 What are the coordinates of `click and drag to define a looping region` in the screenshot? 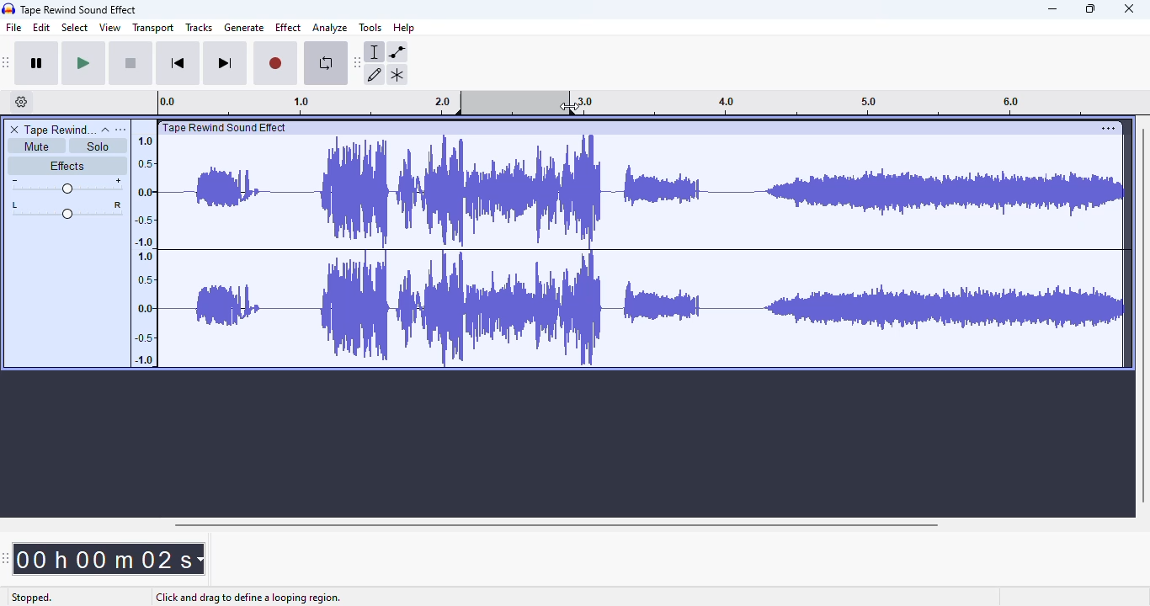 It's located at (248, 598).